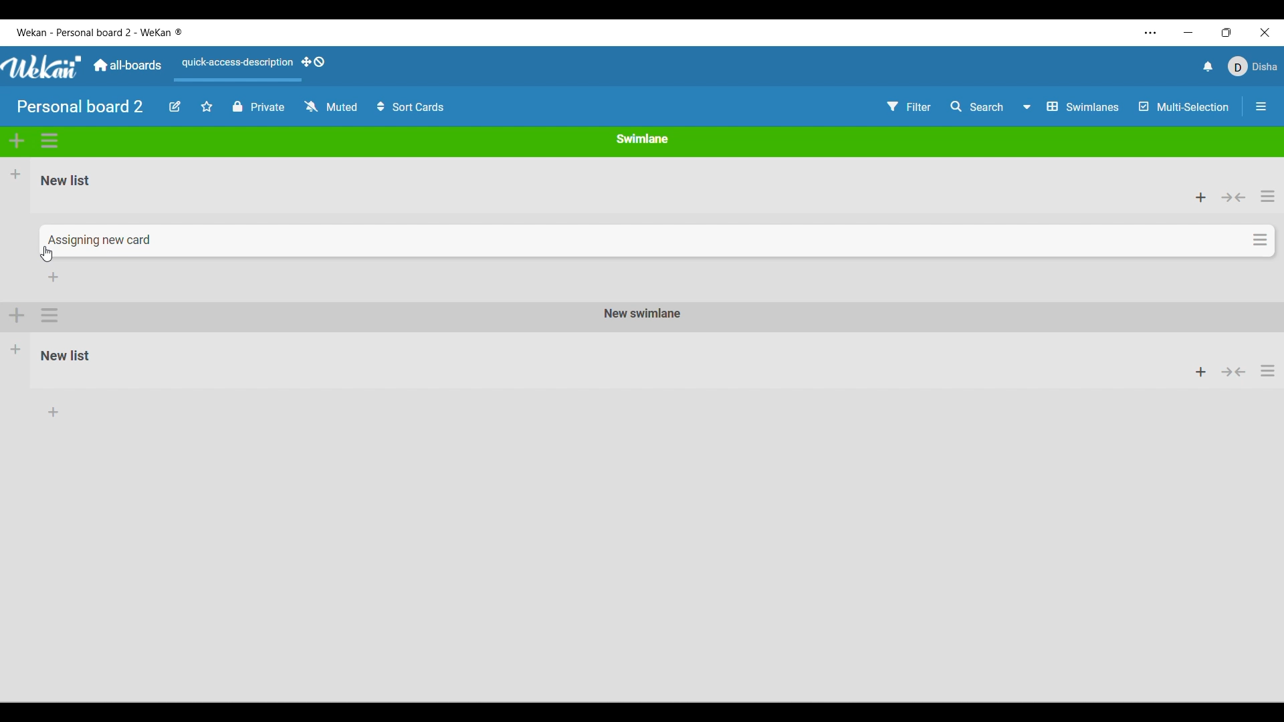 The image size is (1284, 722). What do you see at coordinates (332, 106) in the screenshot?
I see `Change watch options` at bounding box center [332, 106].